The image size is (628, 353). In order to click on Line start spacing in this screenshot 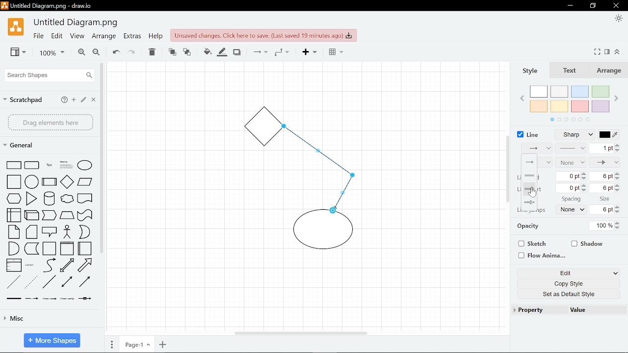, I will do `click(603, 188)`.